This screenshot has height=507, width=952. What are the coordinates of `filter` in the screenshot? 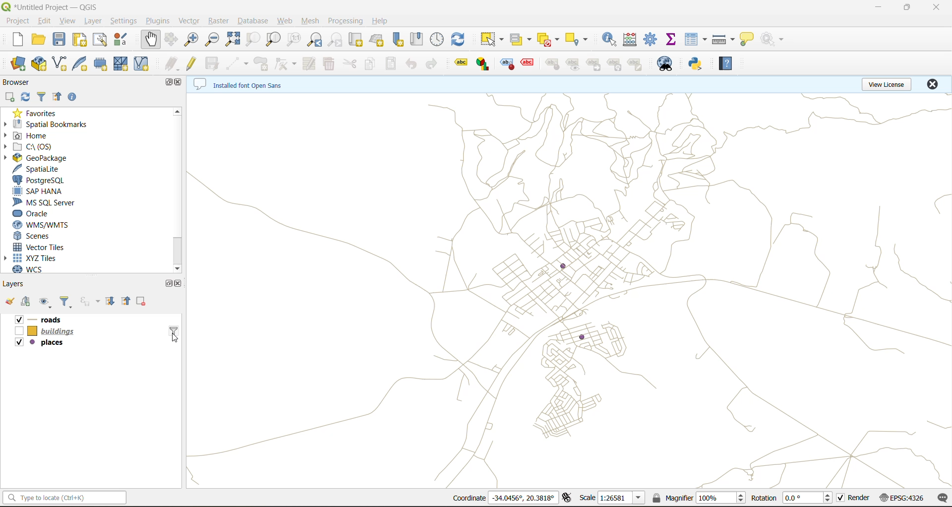 It's located at (42, 95).